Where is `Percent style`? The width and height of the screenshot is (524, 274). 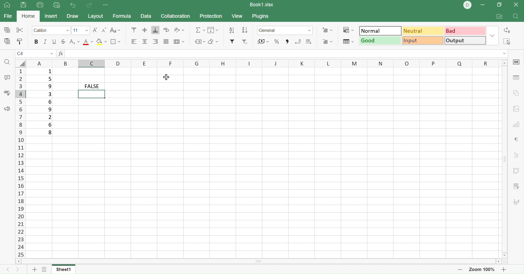
Percent style is located at coordinates (277, 42).